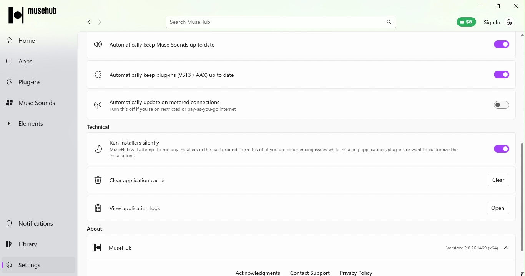  What do you see at coordinates (24, 83) in the screenshot?
I see `Plug-ins` at bounding box center [24, 83].